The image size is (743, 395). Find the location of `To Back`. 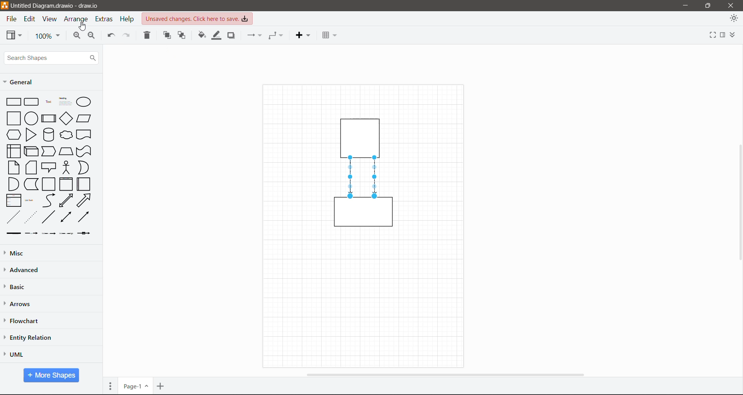

To Back is located at coordinates (182, 36).